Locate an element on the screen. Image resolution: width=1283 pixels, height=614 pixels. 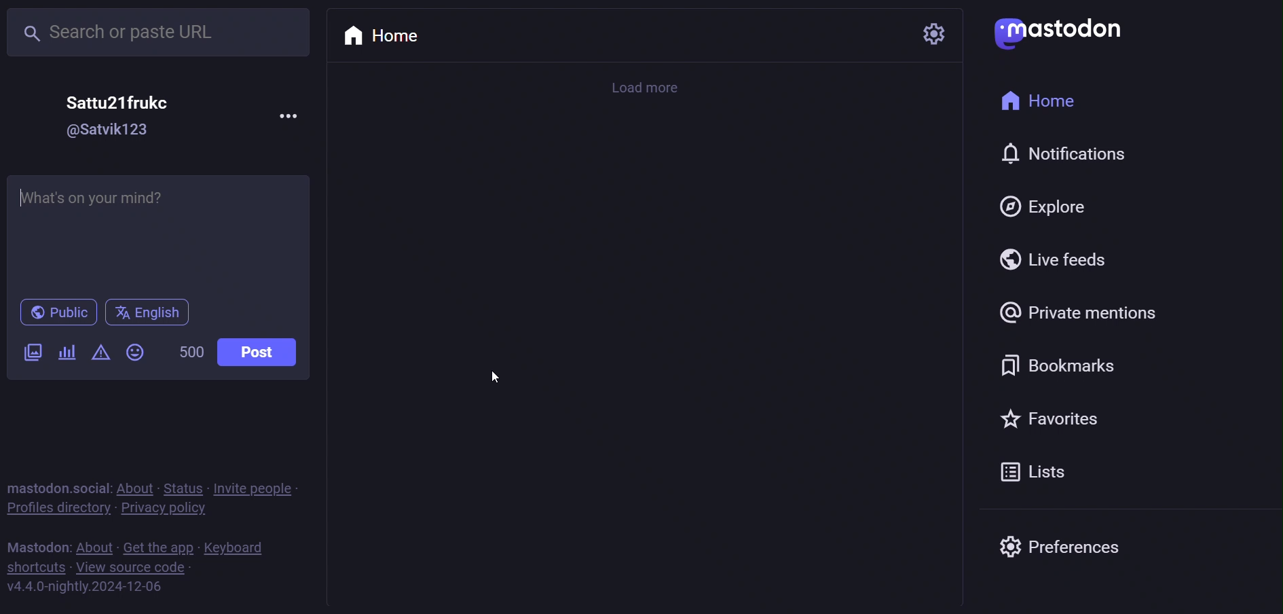
status is located at coordinates (181, 486).